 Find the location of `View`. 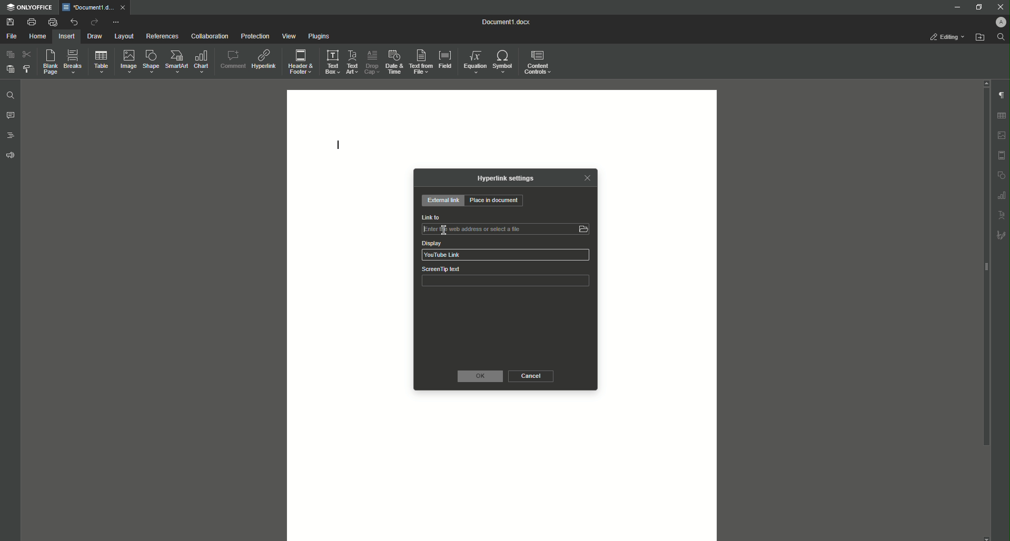

View is located at coordinates (289, 36).